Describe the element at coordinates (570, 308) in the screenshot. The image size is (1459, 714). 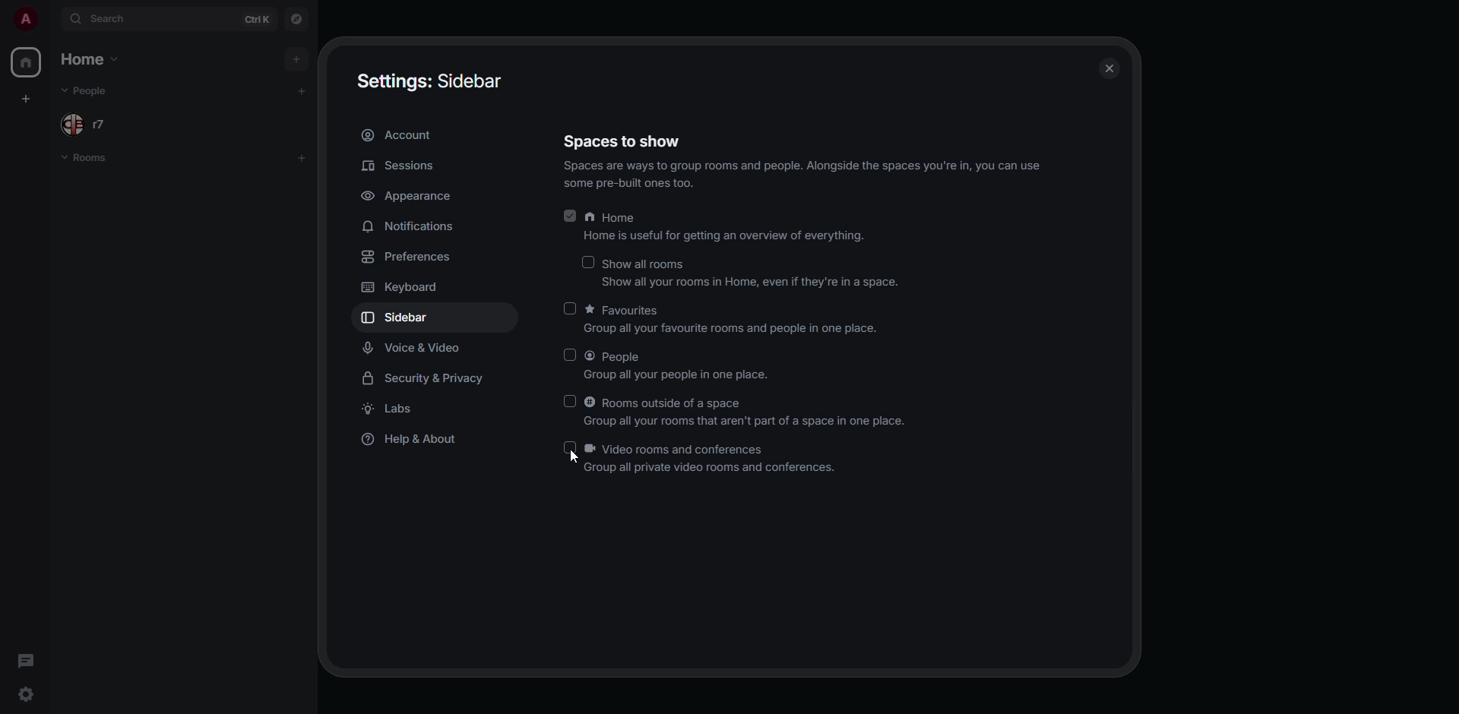
I see `click to enable` at that location.